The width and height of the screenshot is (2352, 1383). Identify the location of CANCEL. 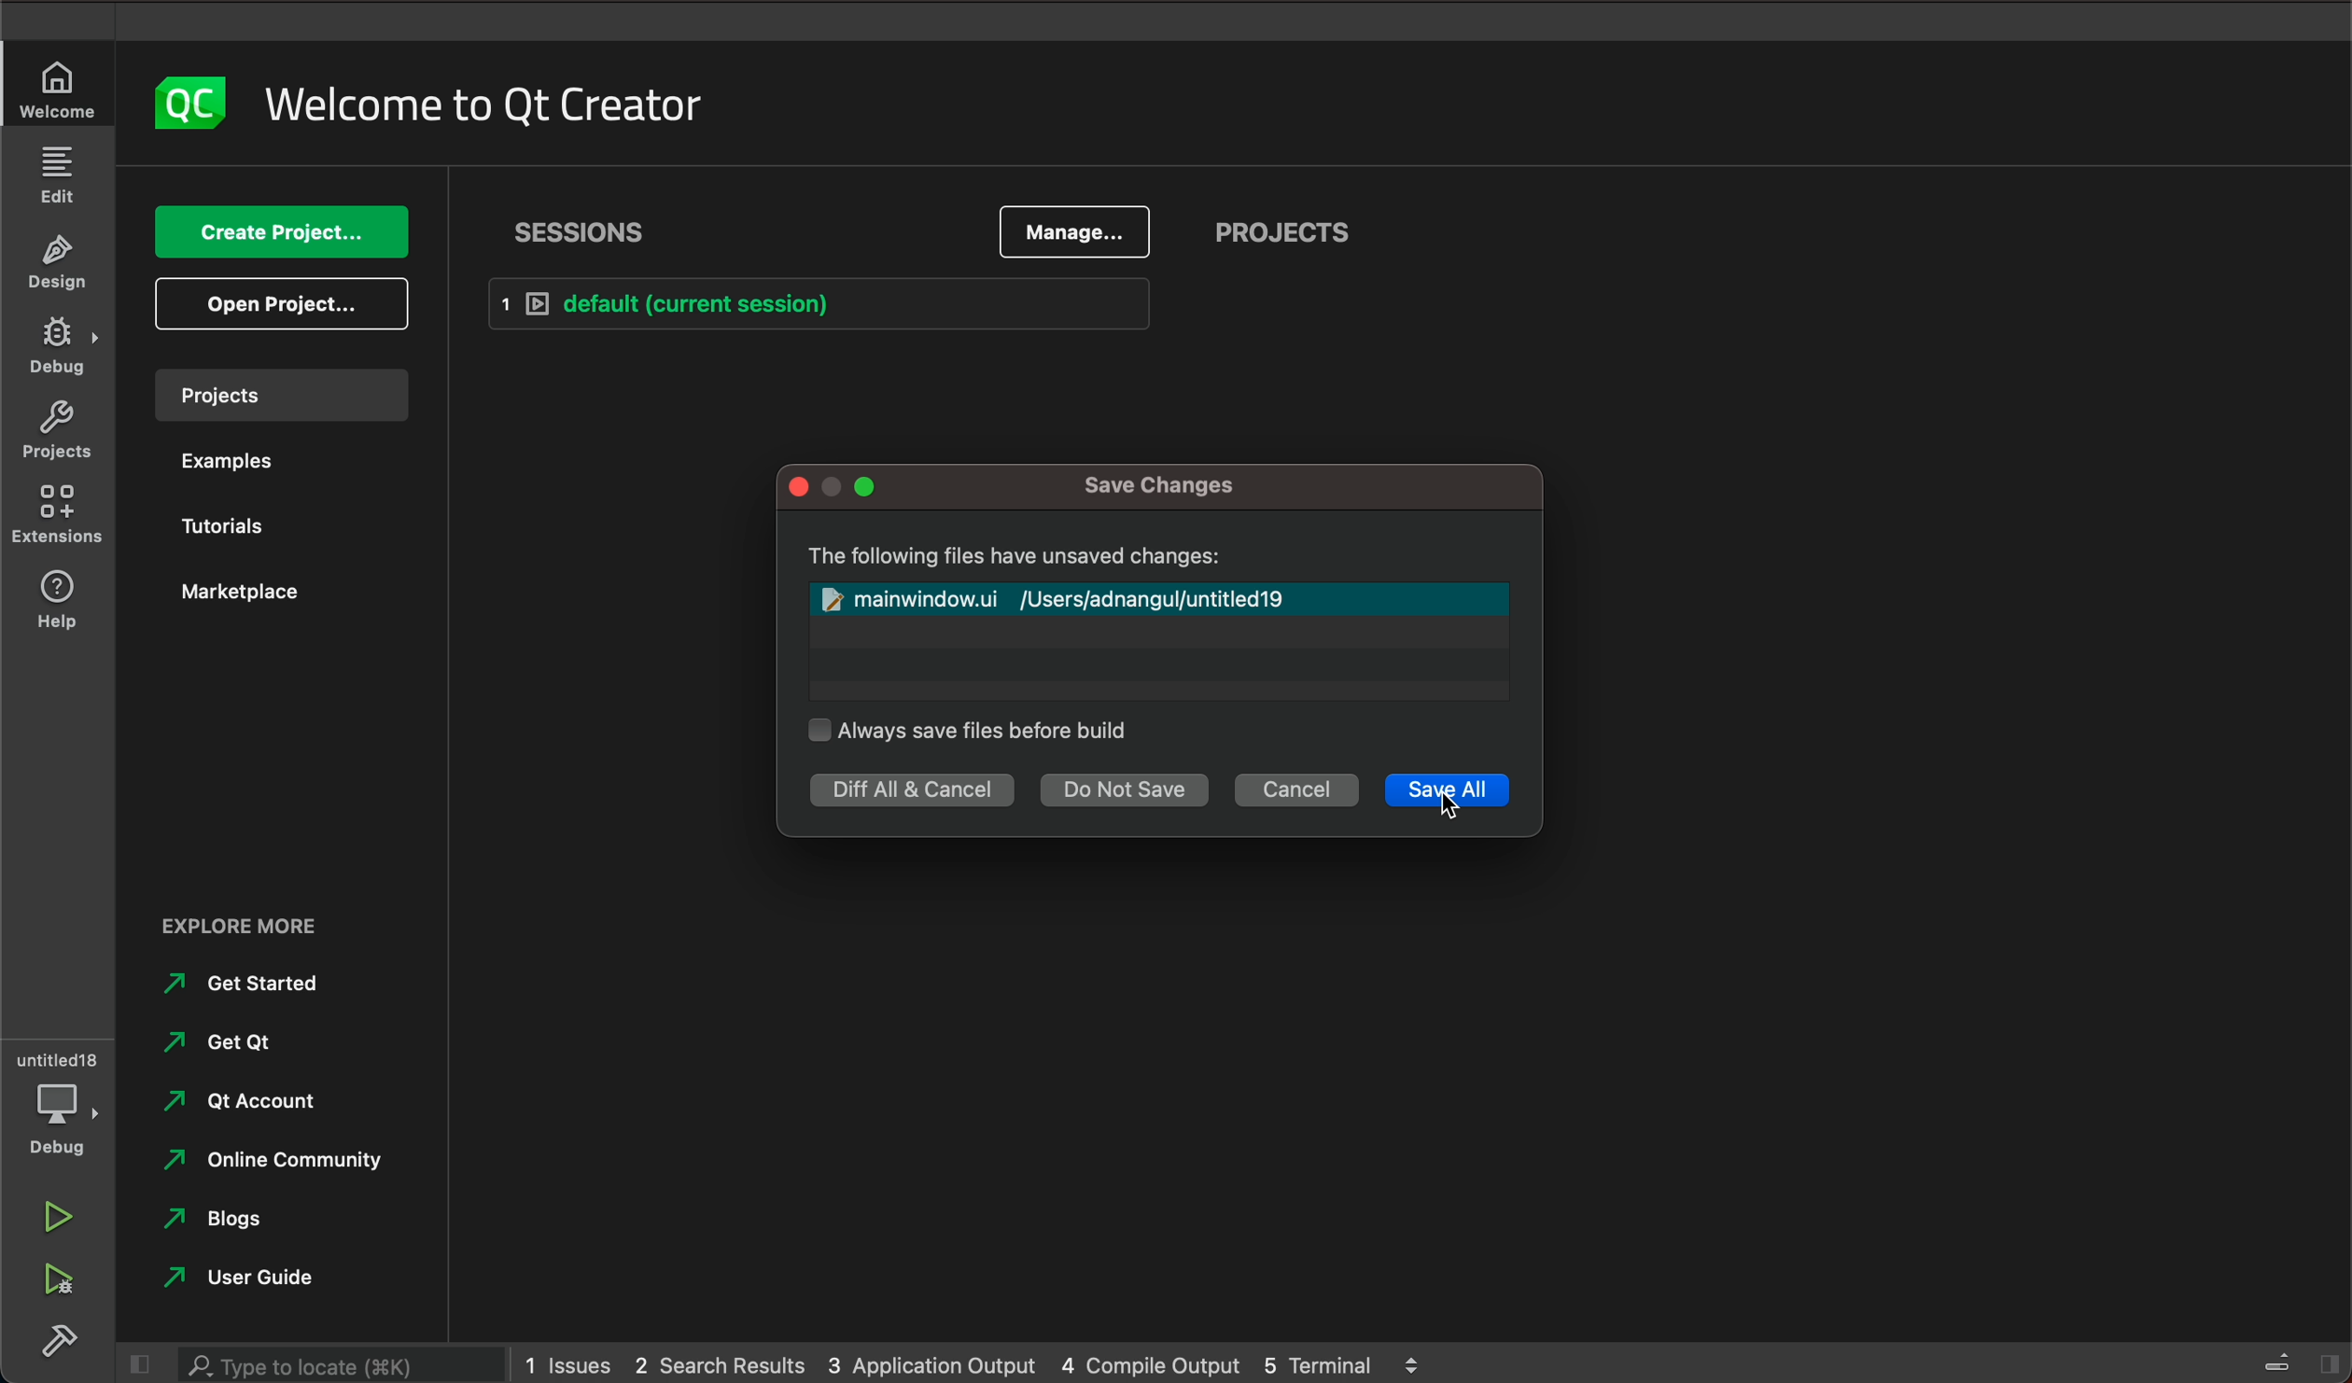
(1303, 792).